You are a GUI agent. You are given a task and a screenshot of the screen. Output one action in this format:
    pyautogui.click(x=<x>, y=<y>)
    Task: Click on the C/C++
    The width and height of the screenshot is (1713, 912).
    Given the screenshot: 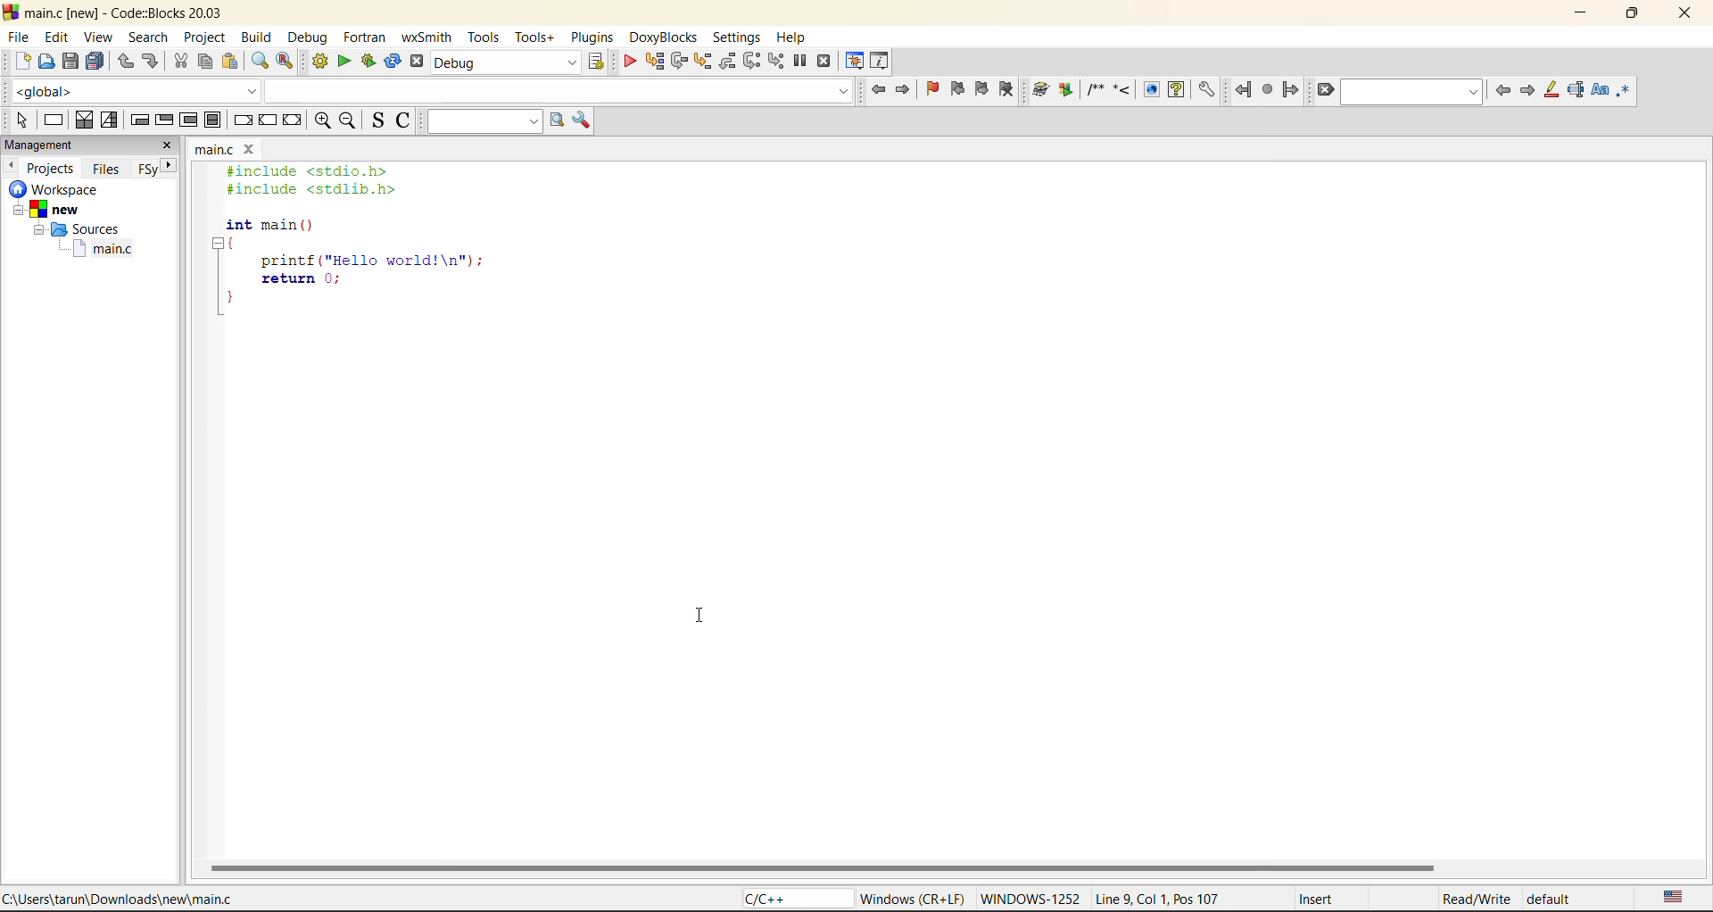 What is the action you would take?
    pyautogui.click(x=790, y=898)
    